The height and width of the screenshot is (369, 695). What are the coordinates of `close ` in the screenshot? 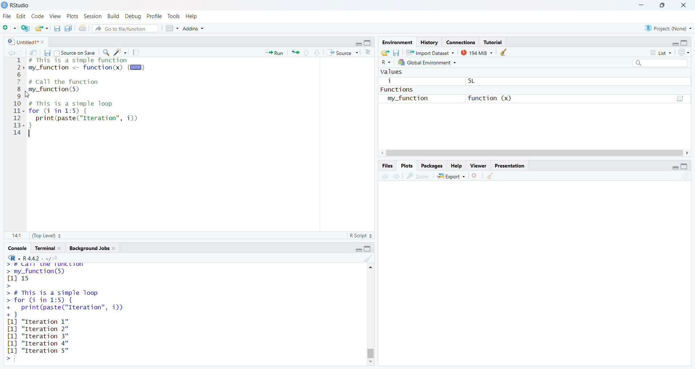 It's located at (62, 248).